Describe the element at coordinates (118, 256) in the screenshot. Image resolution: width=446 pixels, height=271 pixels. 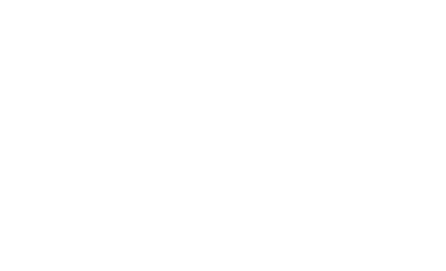
I see `Source properties` at that location.